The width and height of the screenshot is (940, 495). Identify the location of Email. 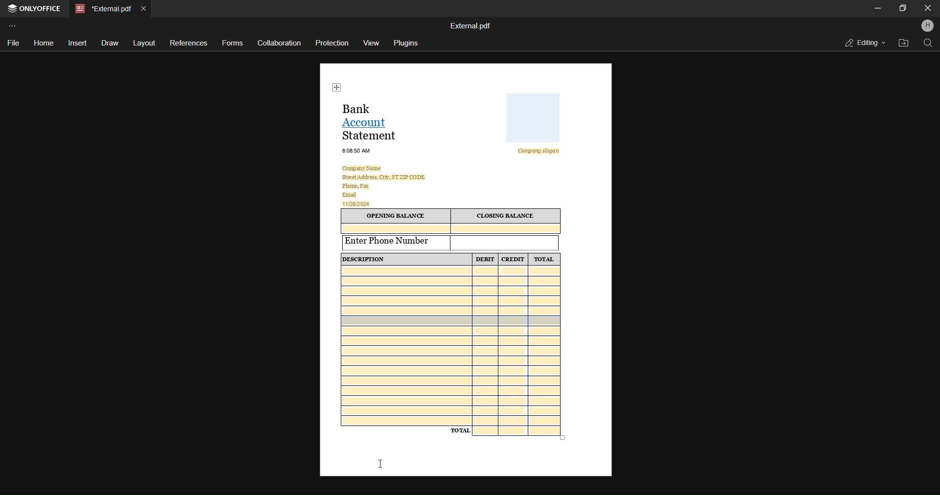
(350, 195).